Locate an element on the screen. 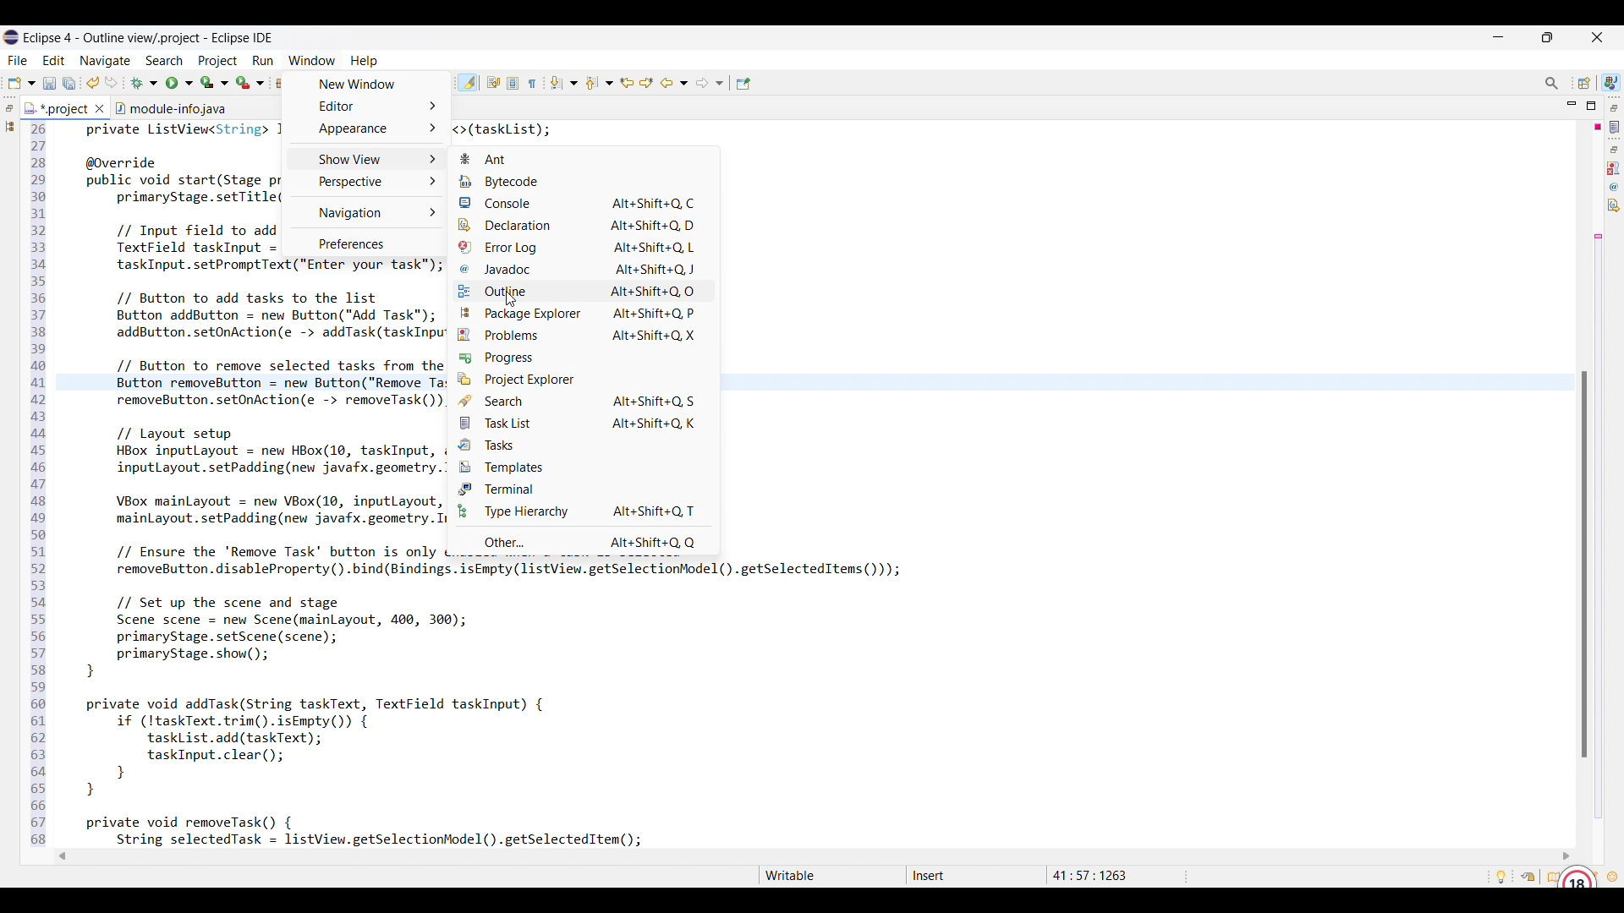 The height and width of the screenshot is (913, 1624). Editor options is located at coordinates (366, 106).